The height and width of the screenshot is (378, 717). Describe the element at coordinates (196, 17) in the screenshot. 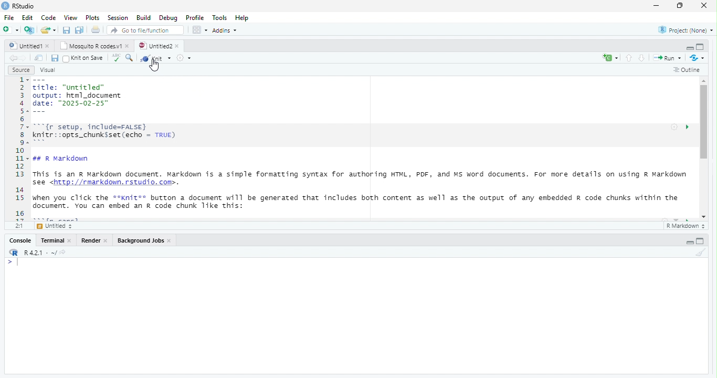

I see `Profile` at that location.